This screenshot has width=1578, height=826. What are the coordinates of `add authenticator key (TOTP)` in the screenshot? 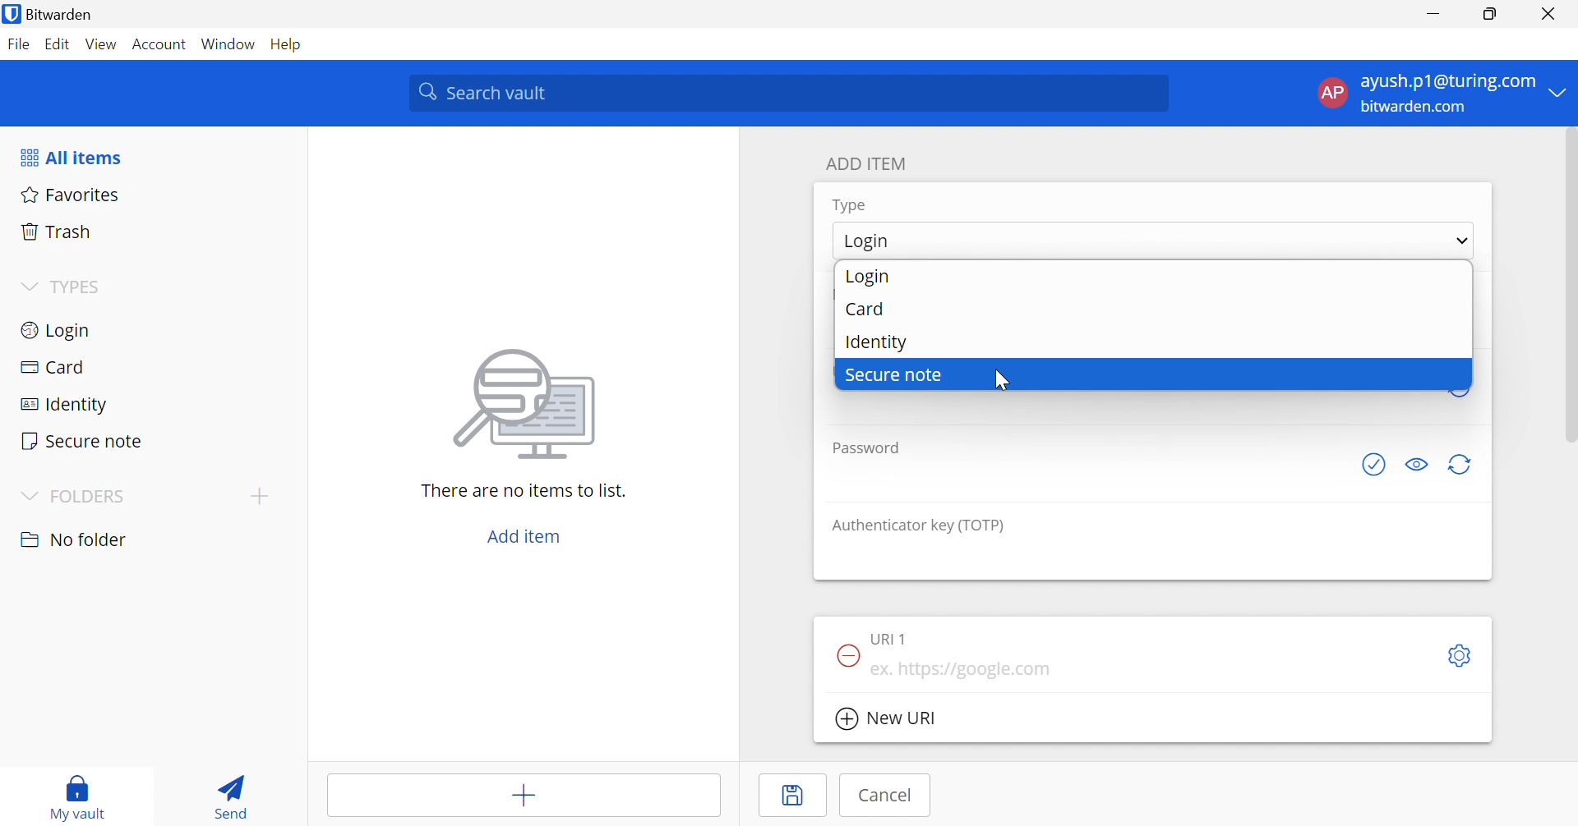 It's located at (1154, 557).